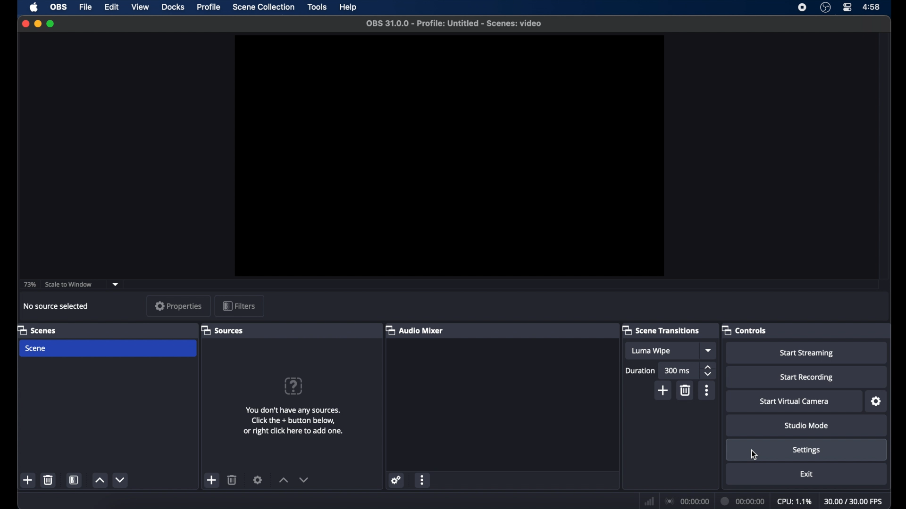 The image size is (906, 509). What do you see at coordinates (111, 7) in the screenshot?
I see `edit` at bounding box center [111, 7].